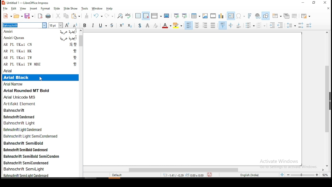 Image resolution: width=332 pixels, height=187 pixels. I want to click on master slide, so click(167, 16).